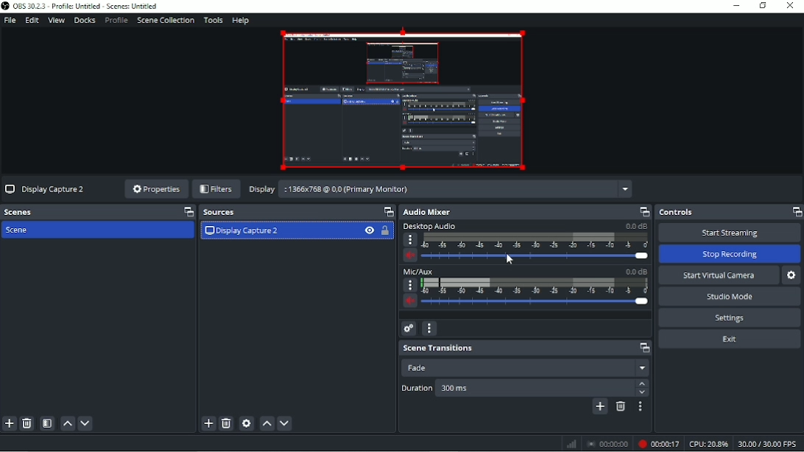 The width and height of the screenshot is (804, 452). I want to click on Sources, so click(297, 212).